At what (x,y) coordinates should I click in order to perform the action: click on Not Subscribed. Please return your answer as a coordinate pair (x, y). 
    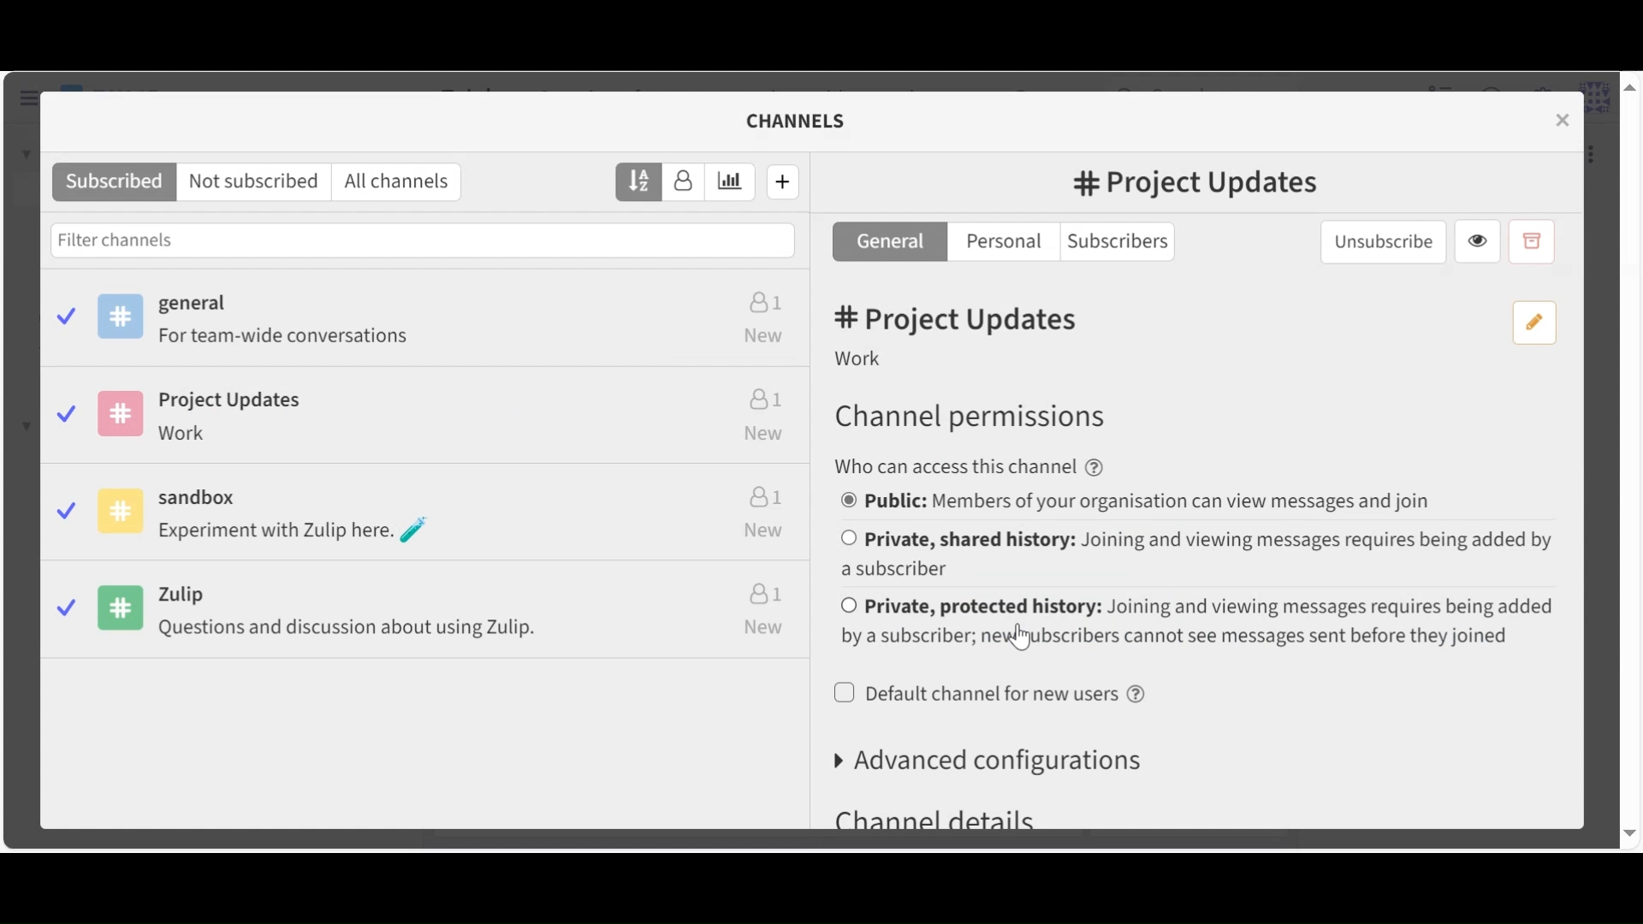
    Looking at the image, I should click on (263, 181).